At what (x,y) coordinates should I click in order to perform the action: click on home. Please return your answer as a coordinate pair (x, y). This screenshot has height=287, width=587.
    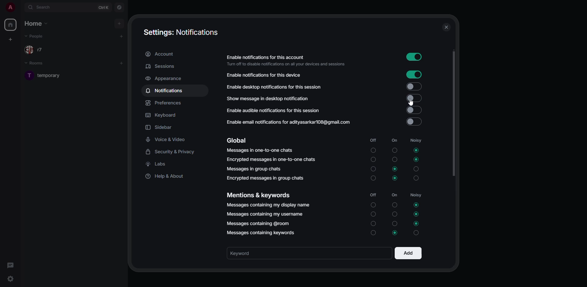
    Looking at the image, I should click on (39, 24).